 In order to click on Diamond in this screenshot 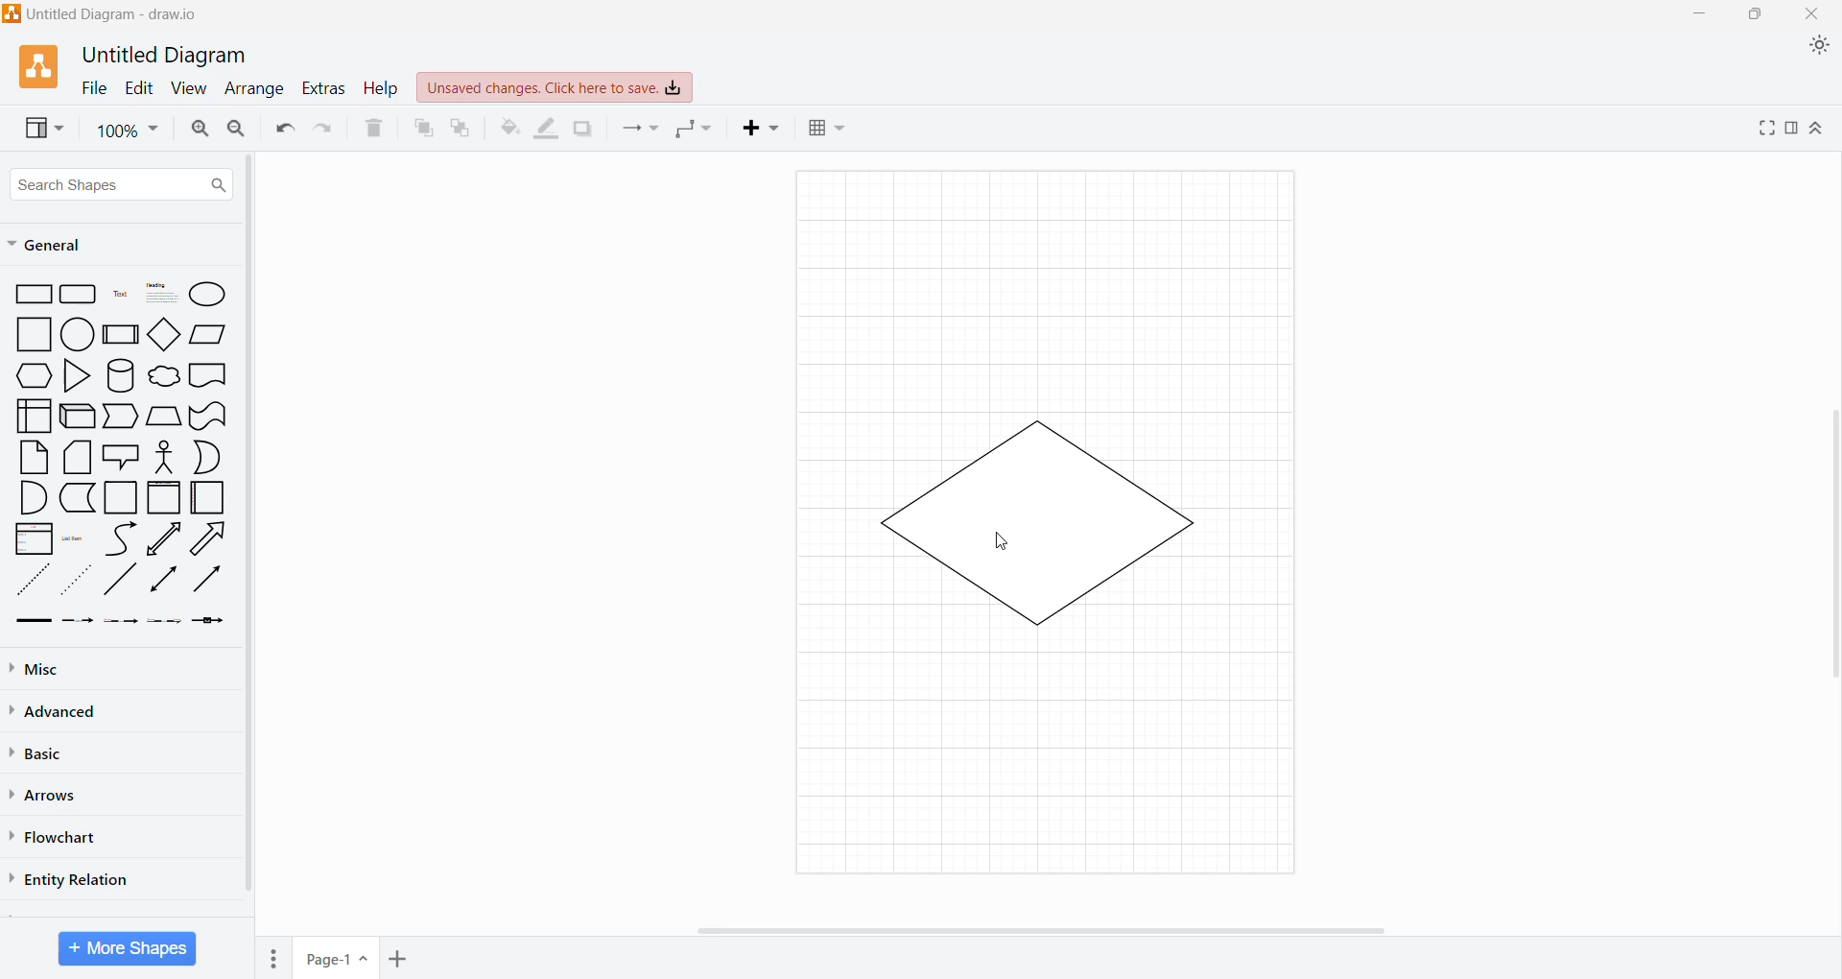, I will do `click(166, 336)`.